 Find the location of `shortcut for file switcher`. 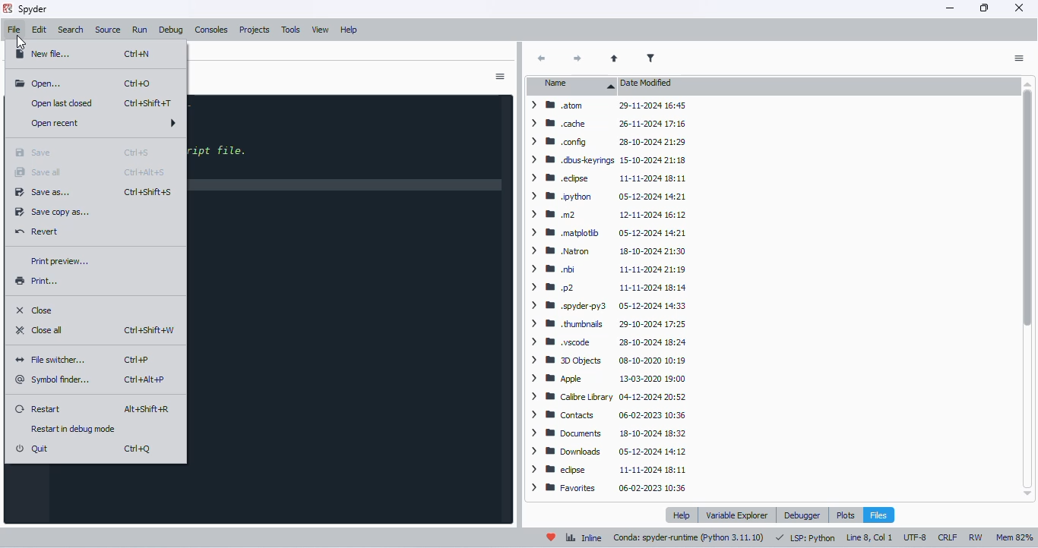

shortcut for file switcher is located at coordinates (136, 359).